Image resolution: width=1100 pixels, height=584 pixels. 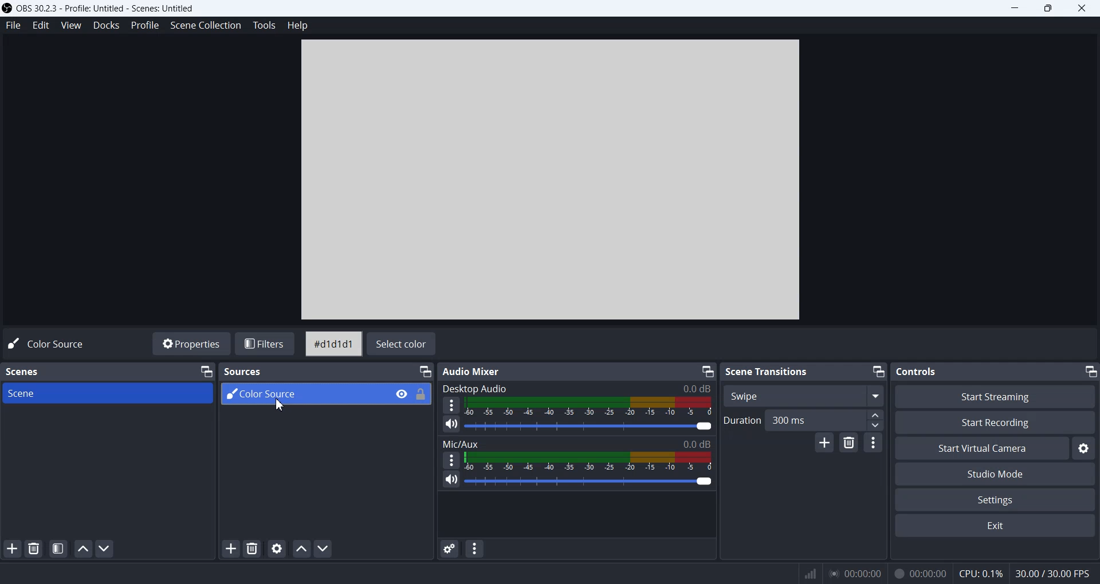 I want to click on Color Source, so click(x=302, y=394).